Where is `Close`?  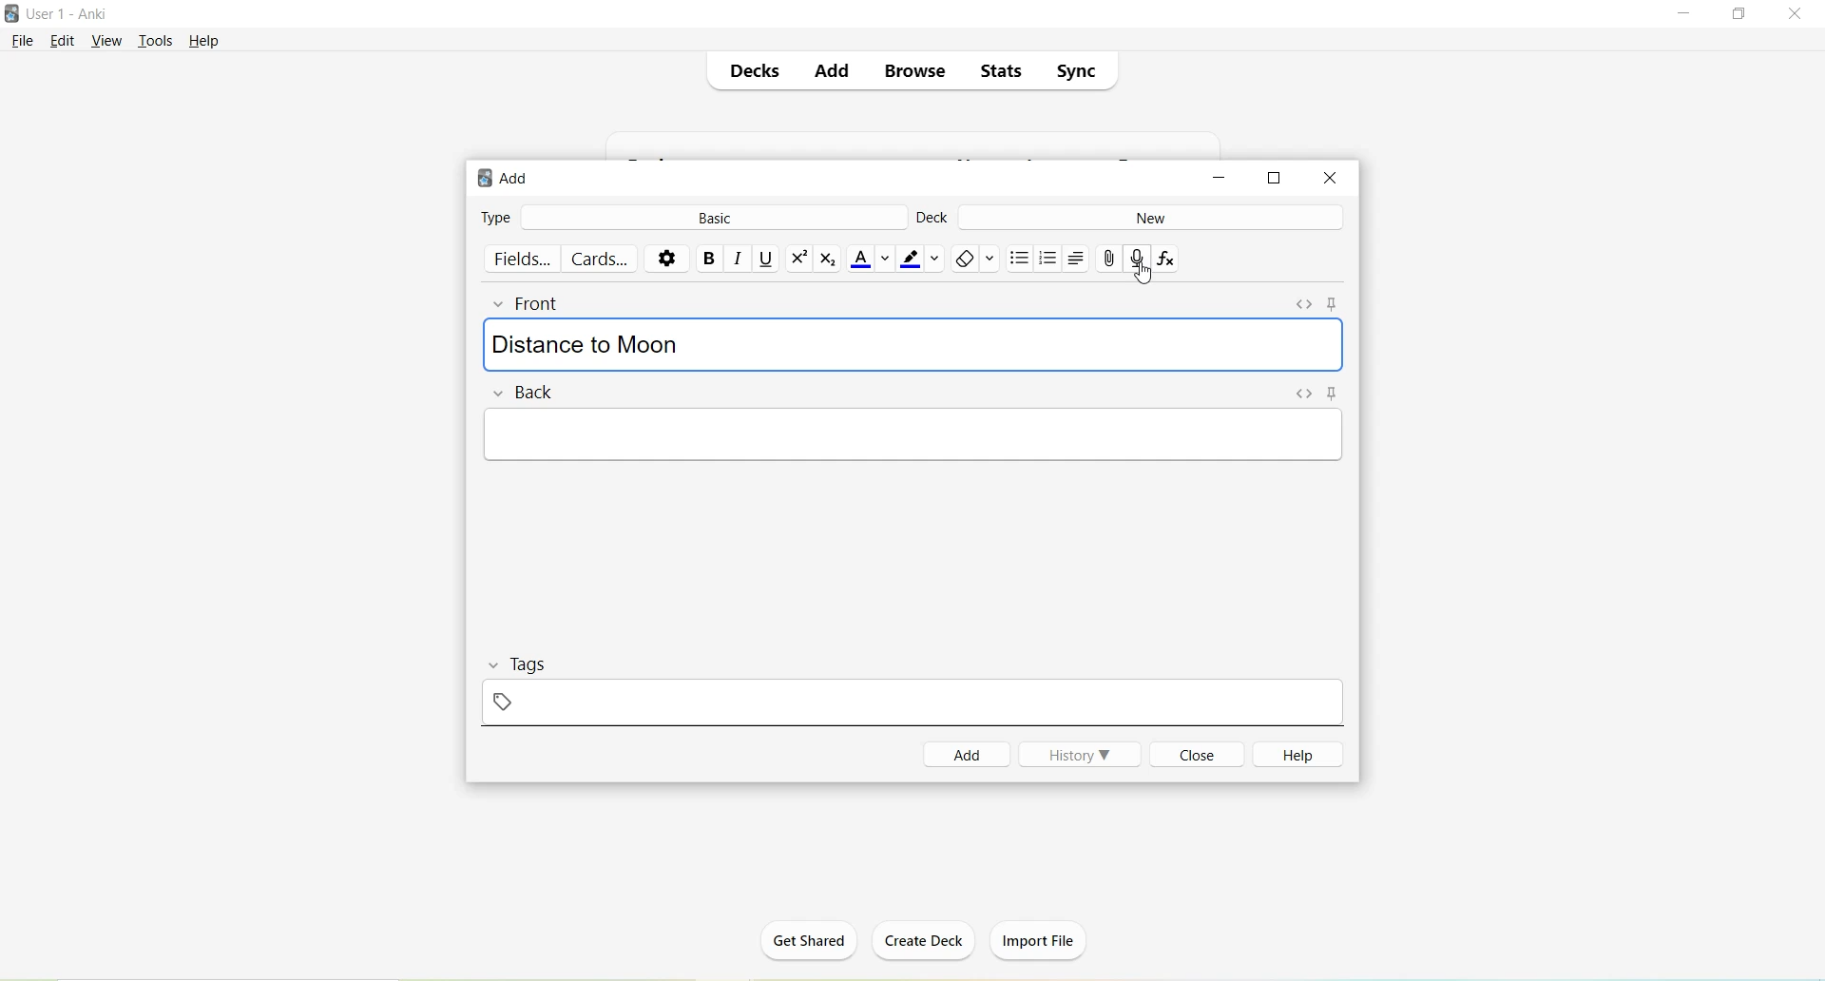 Close is located at coordinates (1330, 179).